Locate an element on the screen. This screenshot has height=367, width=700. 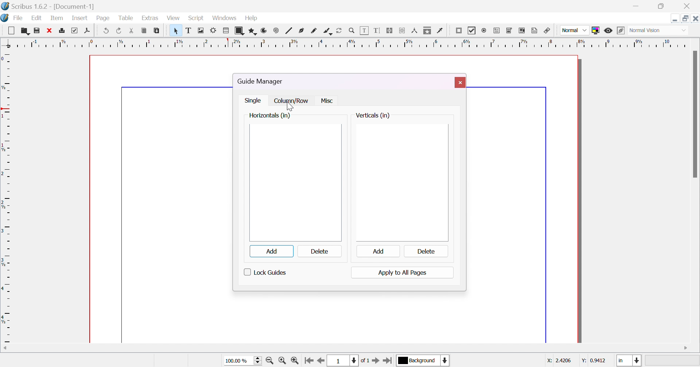
view is located at coordinates (174, 18).